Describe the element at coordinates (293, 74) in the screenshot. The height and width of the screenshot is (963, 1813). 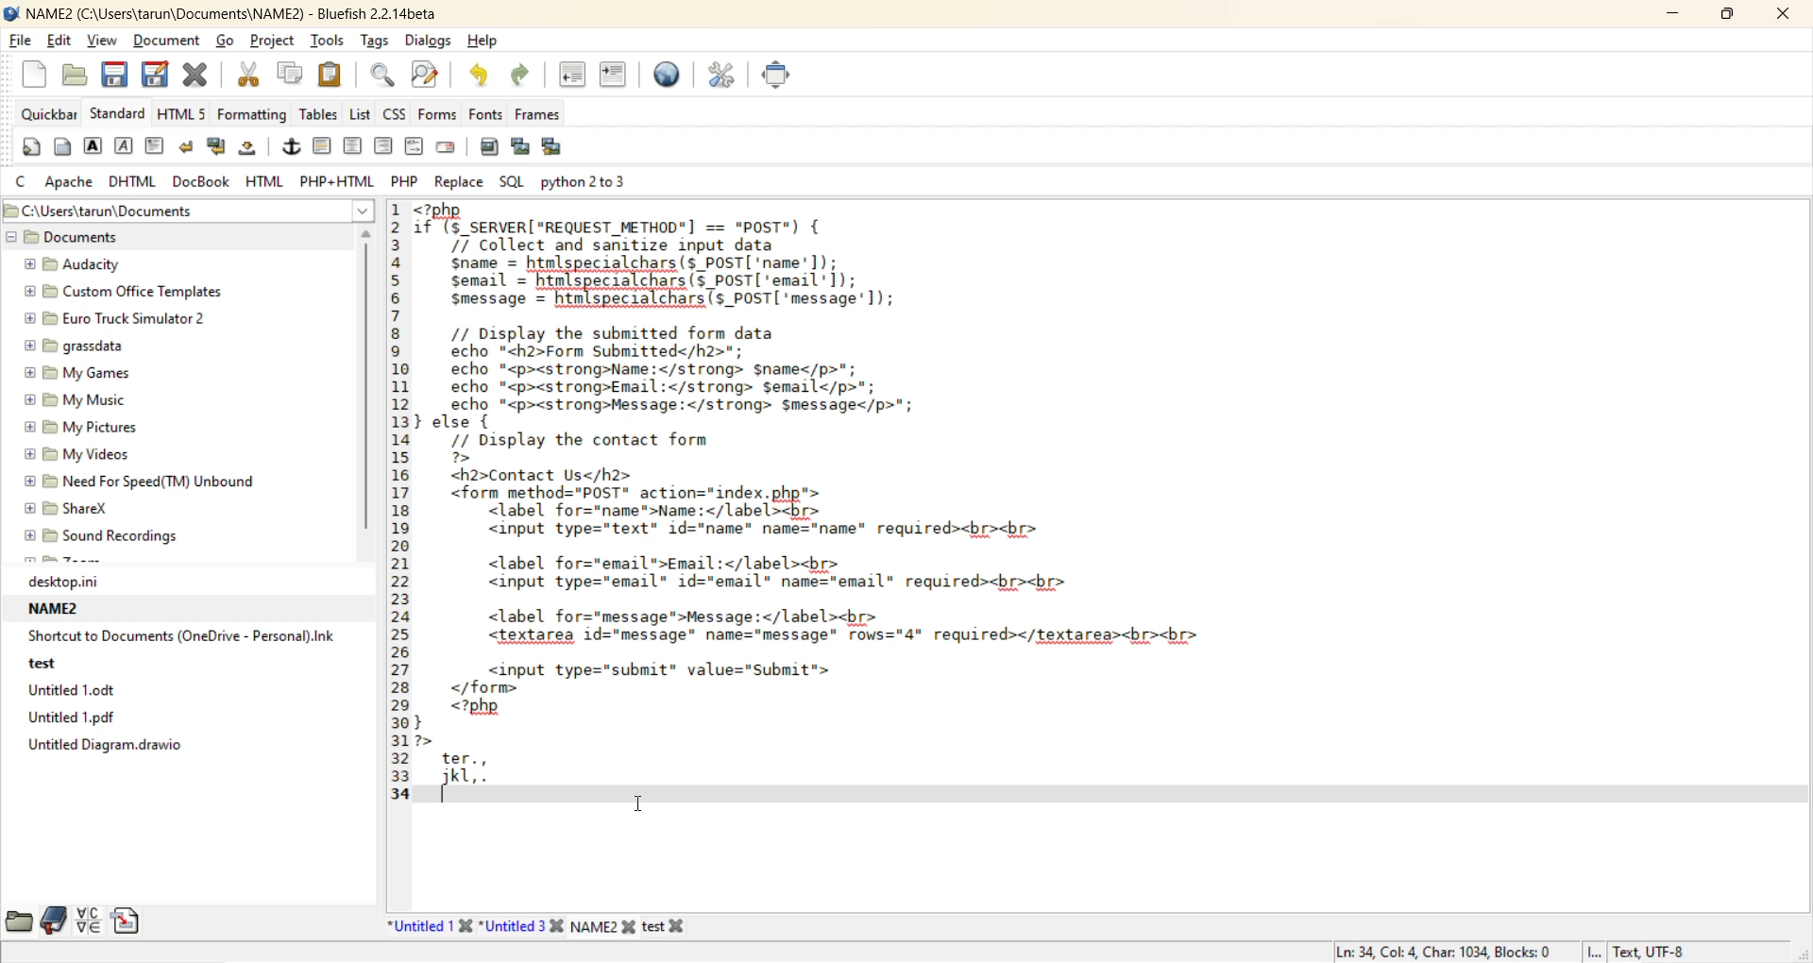
I see `copy` at that location.